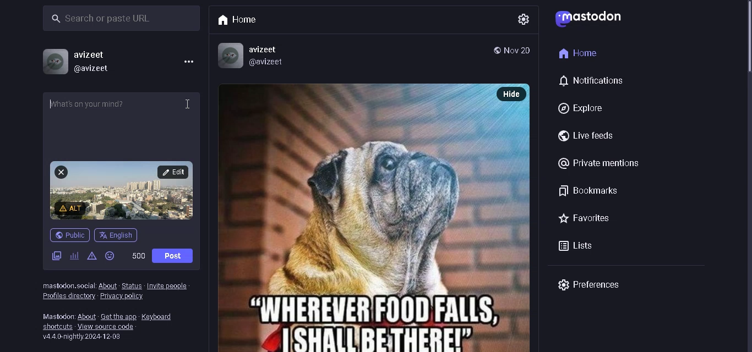 Image resolution: width=752 pixels, height=352 pixels. Describe the element at coordinates (86, 317) in the screenshot. I see `about` at that location.